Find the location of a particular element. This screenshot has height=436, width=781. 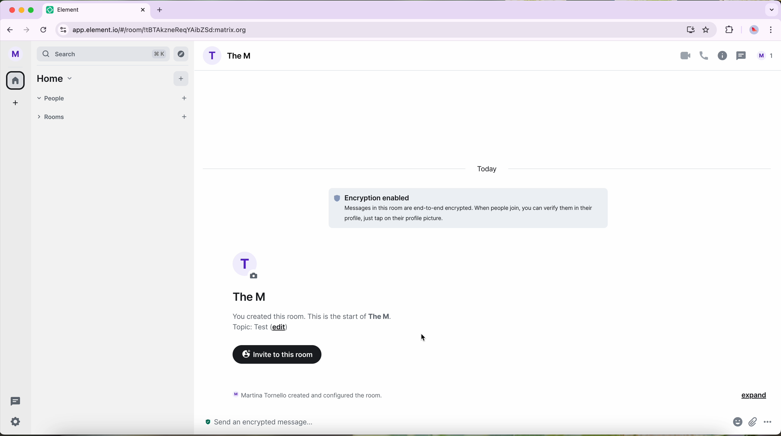

threads is located at coordinates (727, 55).